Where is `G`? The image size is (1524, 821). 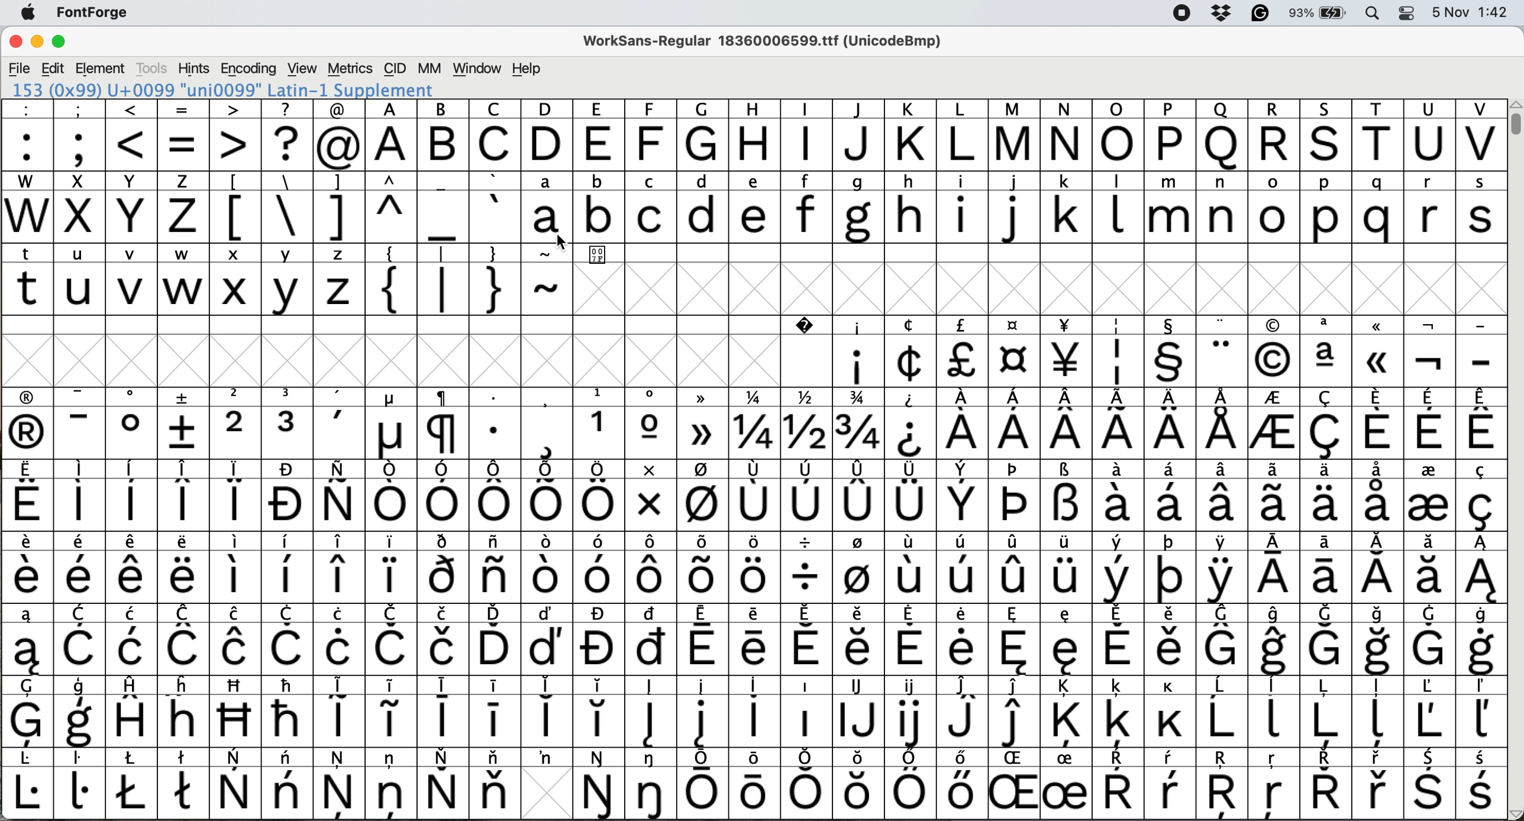
G is located at coordinates (703, 134).